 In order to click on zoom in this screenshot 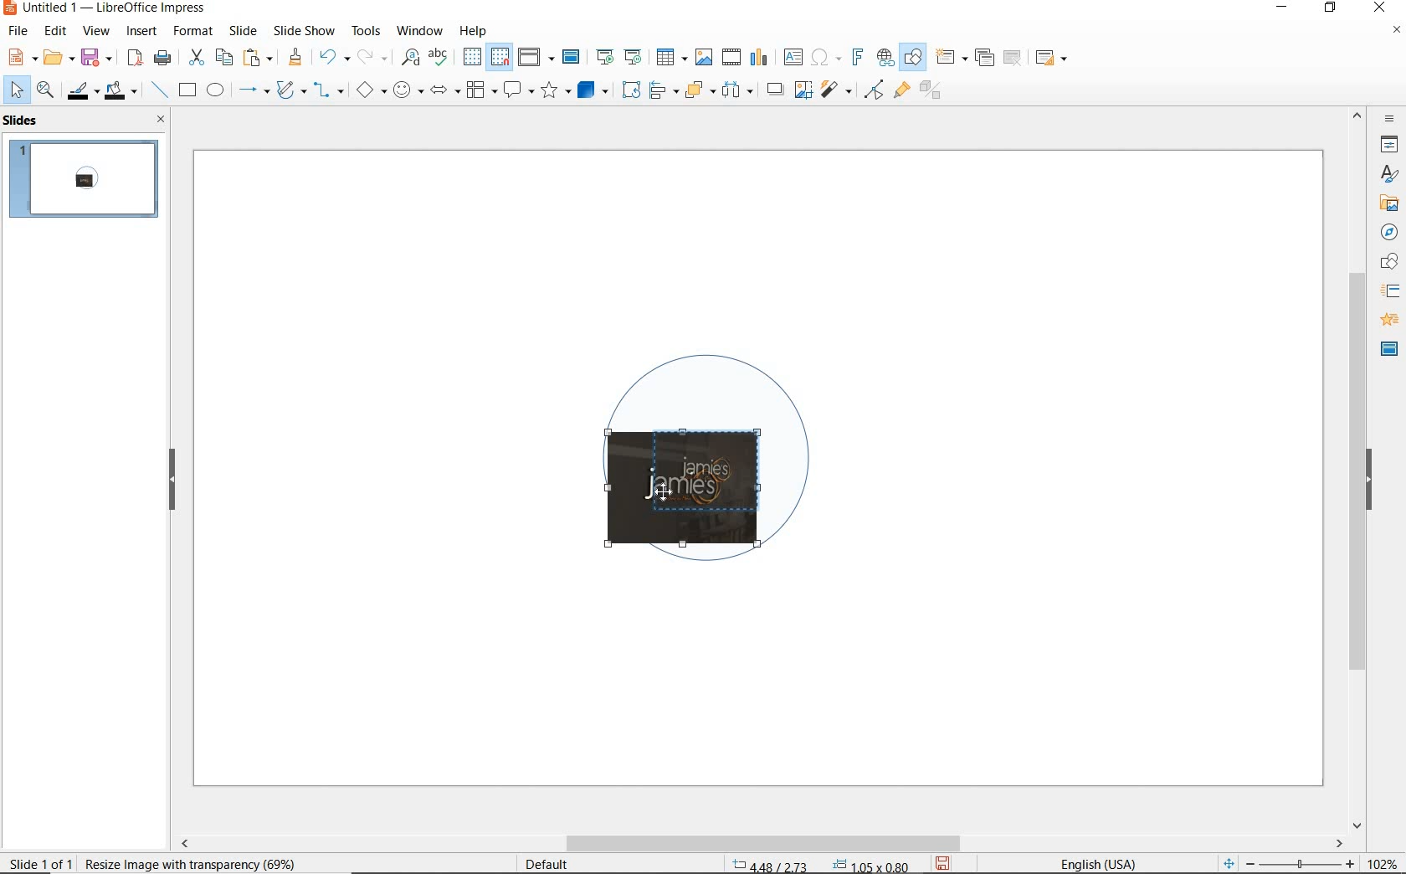, I will do `click(1305, 864)`.